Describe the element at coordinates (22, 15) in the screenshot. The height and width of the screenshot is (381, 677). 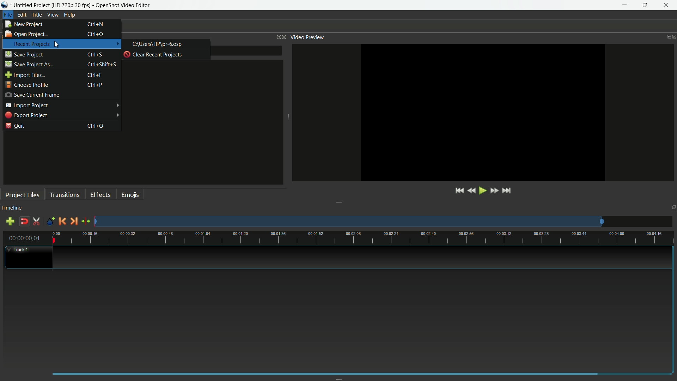
I see `Edit` at that location.